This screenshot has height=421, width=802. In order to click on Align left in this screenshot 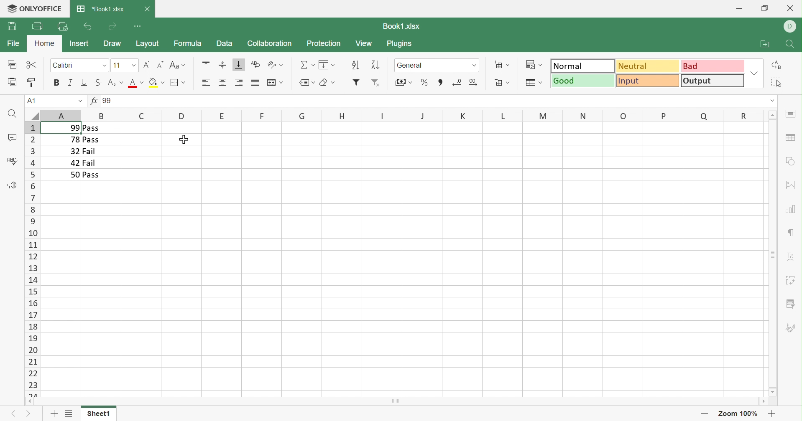, I will do `click(205, 83)`.